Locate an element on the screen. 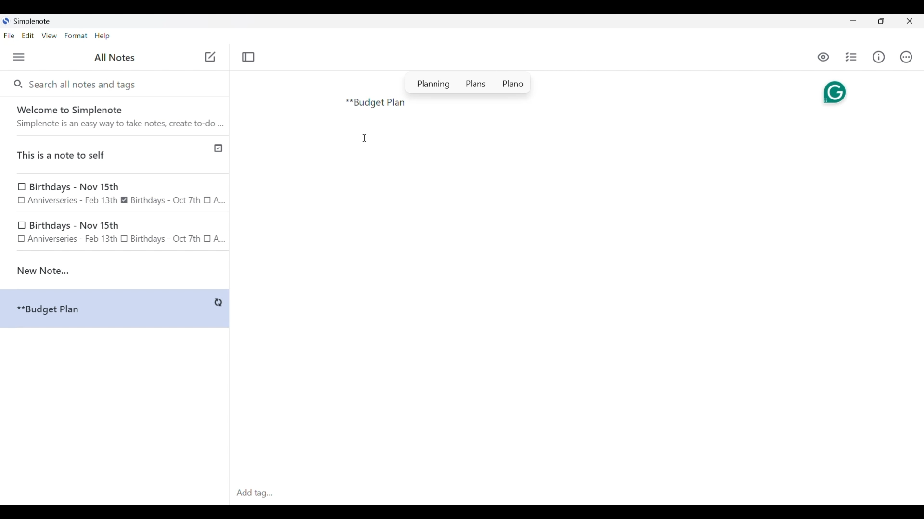 Image resolution: width=924 pixels, height=519 pixels. Format menu is located at coordinates (76, 36).